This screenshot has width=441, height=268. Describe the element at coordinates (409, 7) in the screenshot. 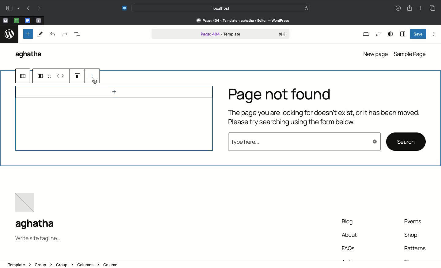

I see `Share` at that location.